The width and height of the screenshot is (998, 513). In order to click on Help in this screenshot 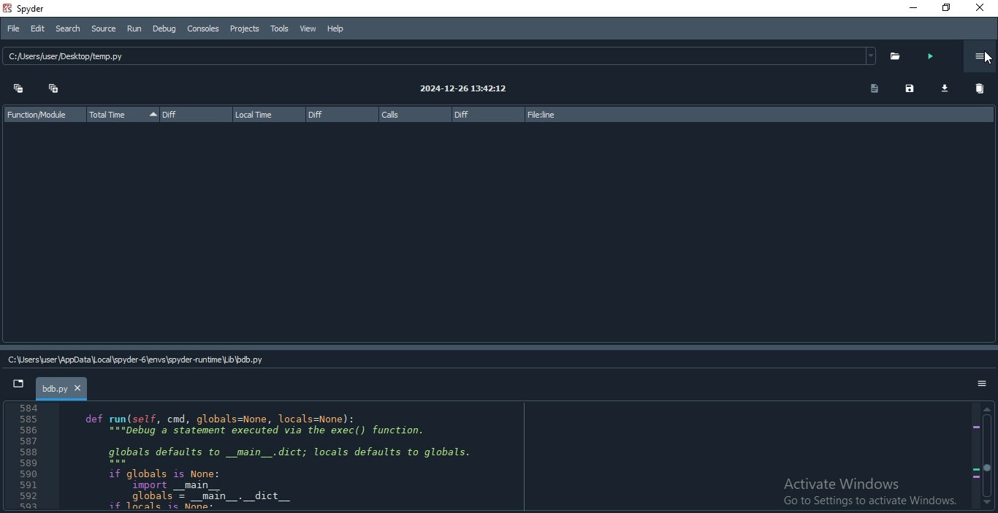, I will do `click(335, 28)`.